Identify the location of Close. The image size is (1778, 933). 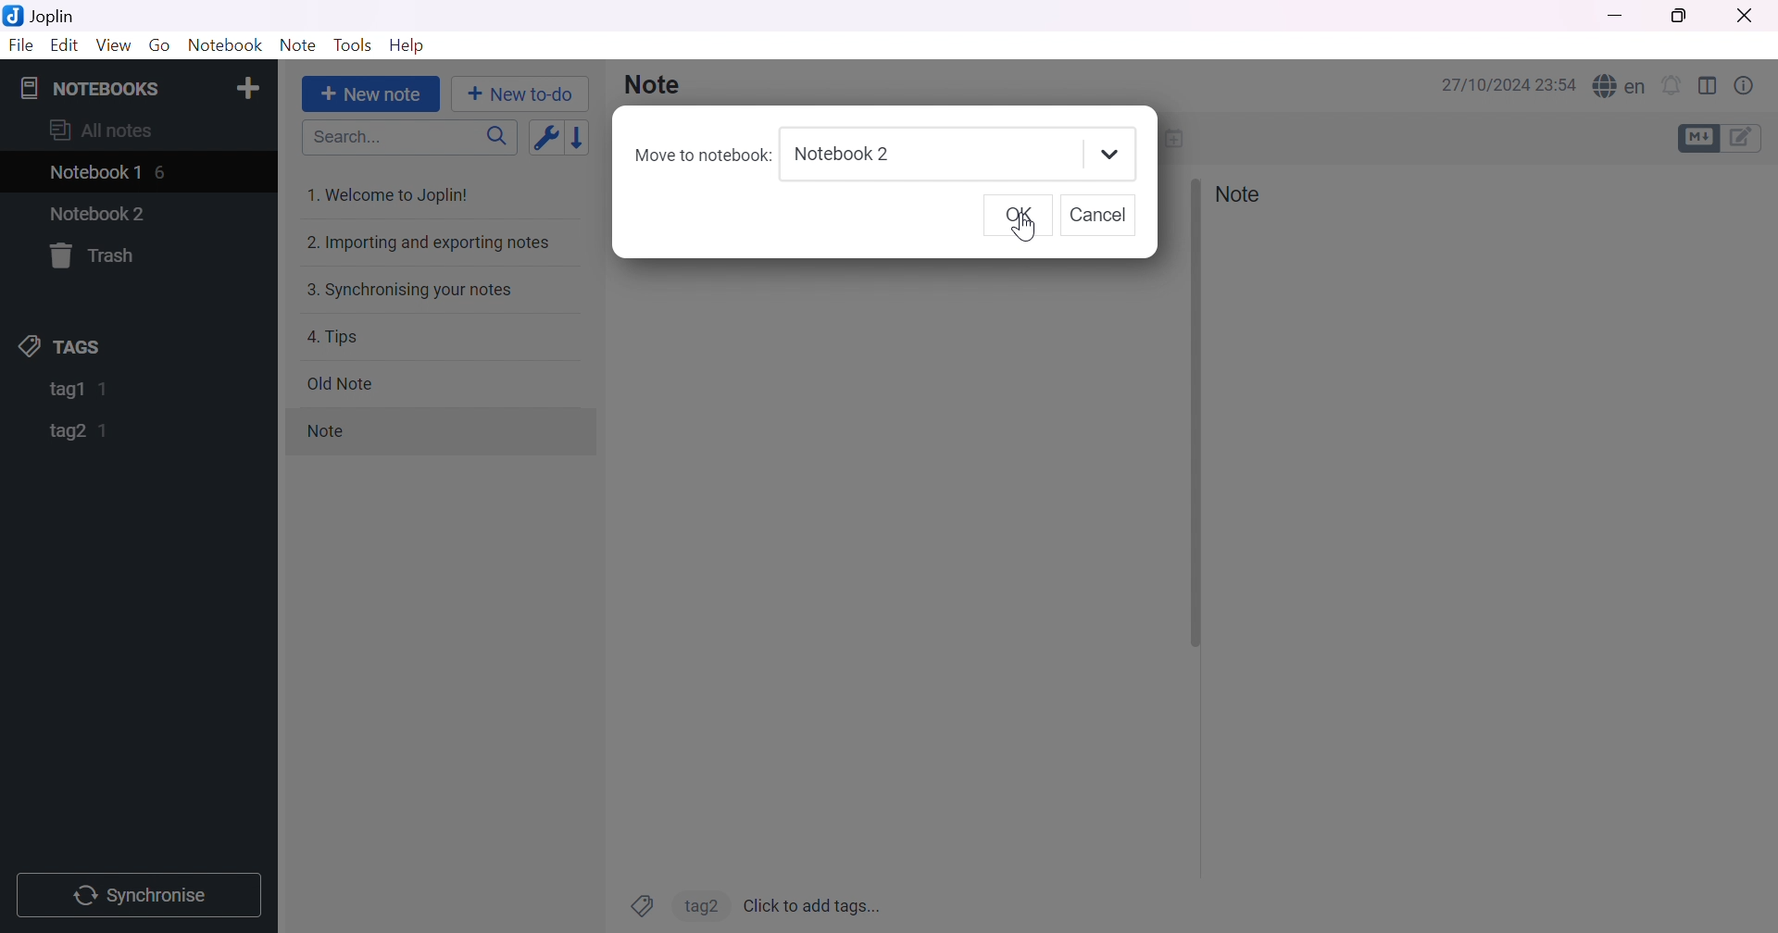
(1742, 14).